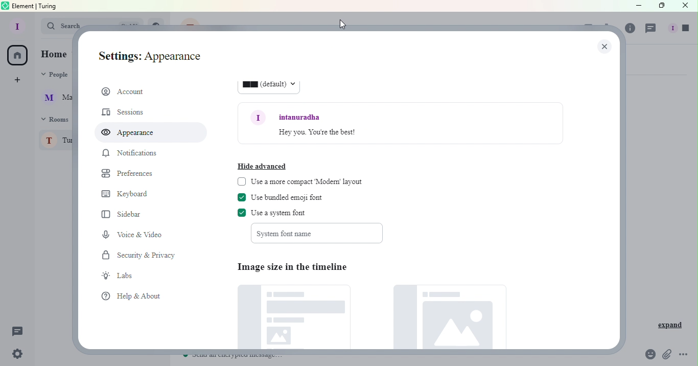  I want to click on System, so click(316, 233).